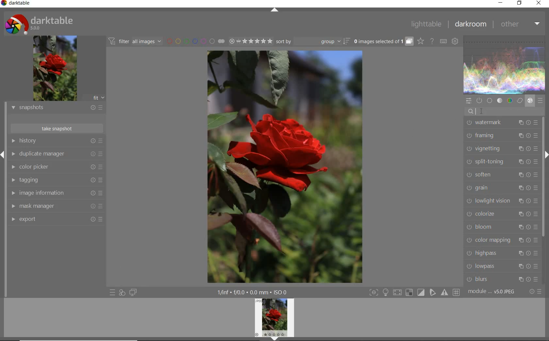  Describe the element at coordinates (540, 100) in the screenshot. I see `presets` at that location.